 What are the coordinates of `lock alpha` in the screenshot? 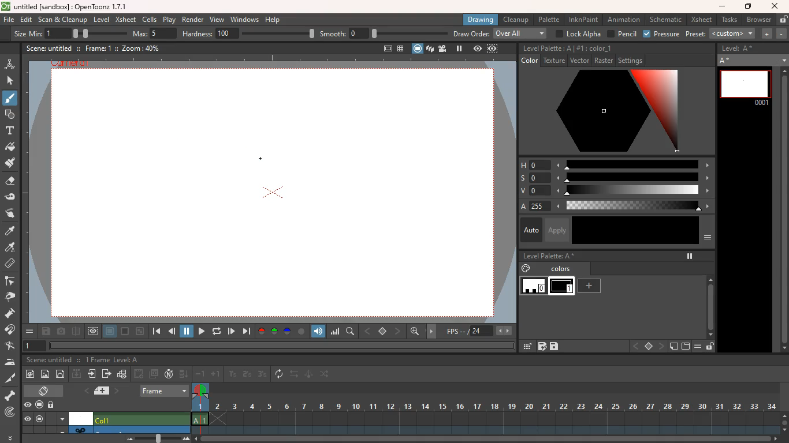 It's located at (578, 33).